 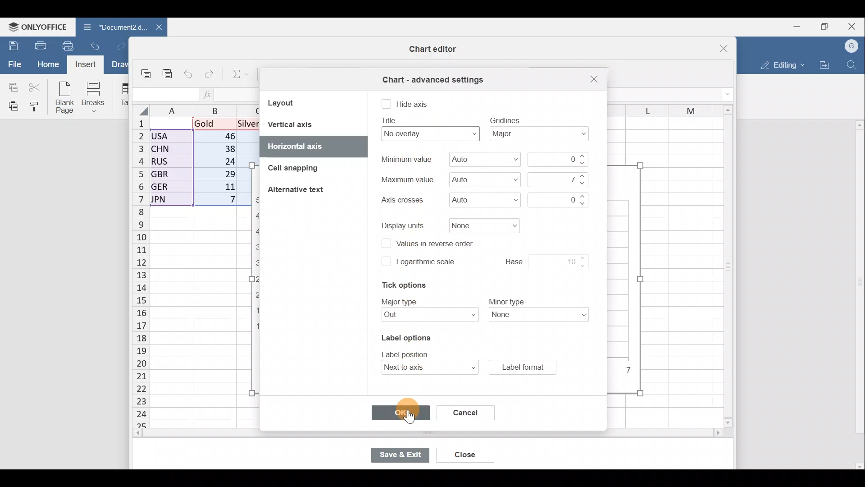 I want to click on Vertical axis, so click(x=312, y=124).